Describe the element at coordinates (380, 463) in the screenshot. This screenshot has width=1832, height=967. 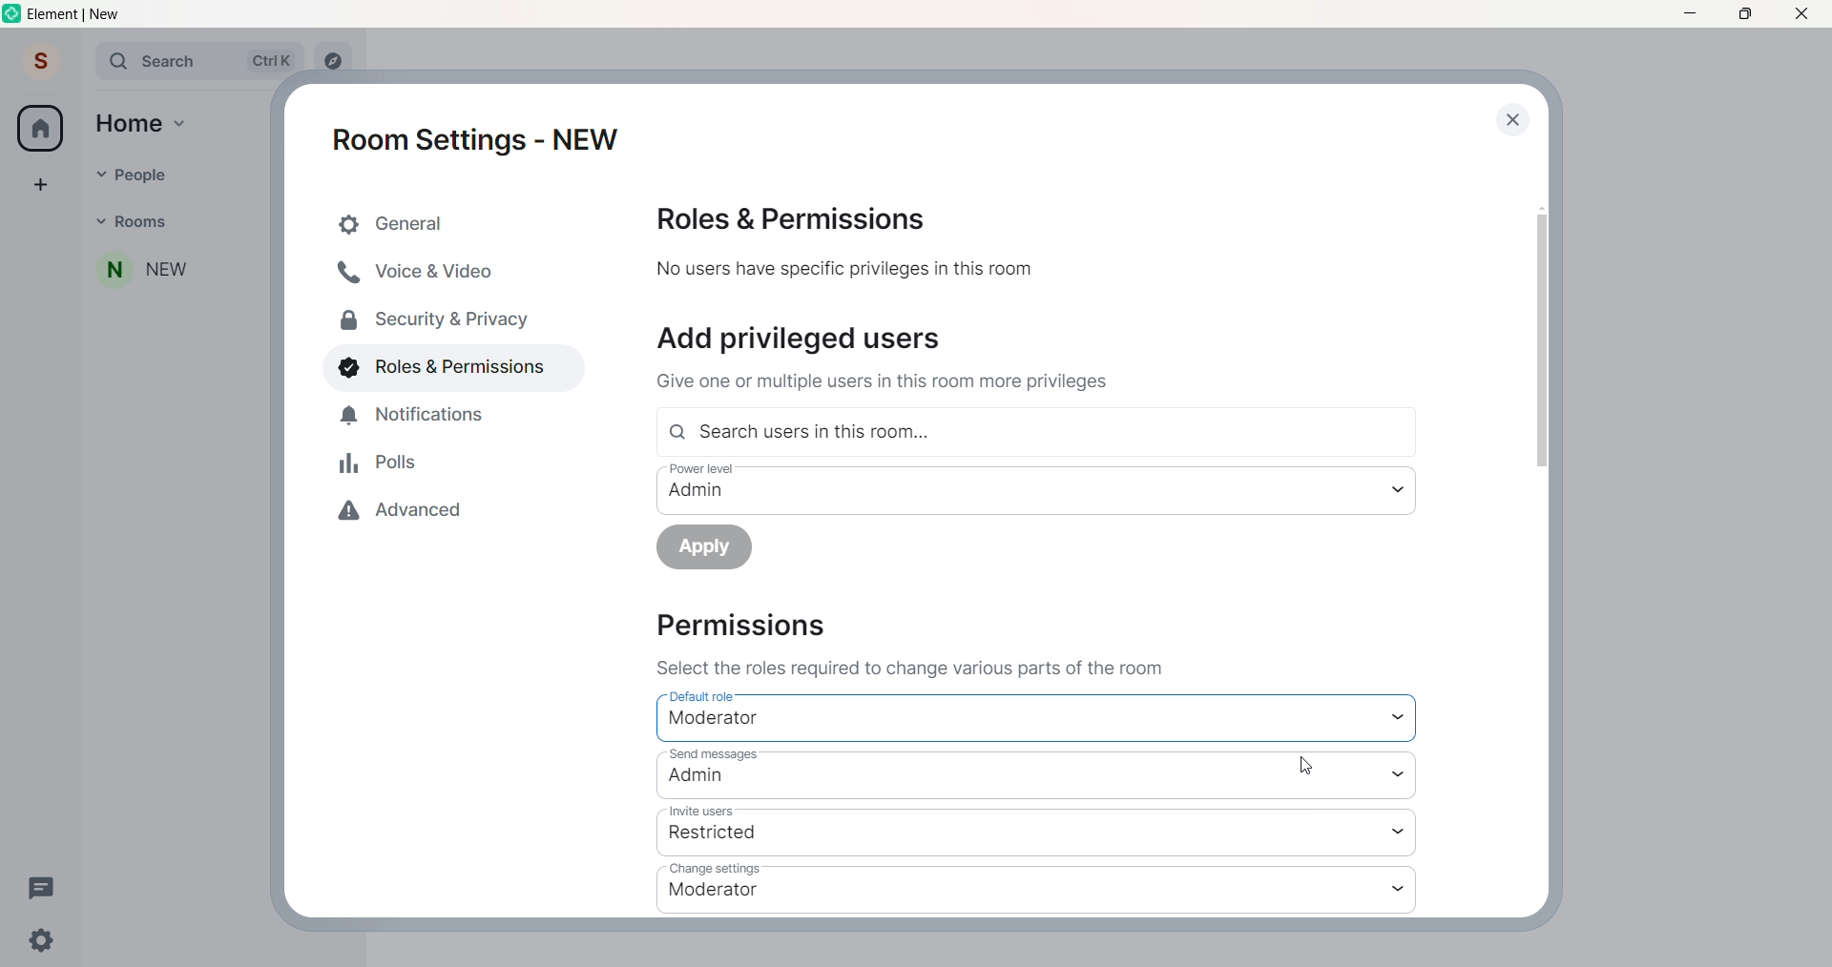
I see `polls` at that location.